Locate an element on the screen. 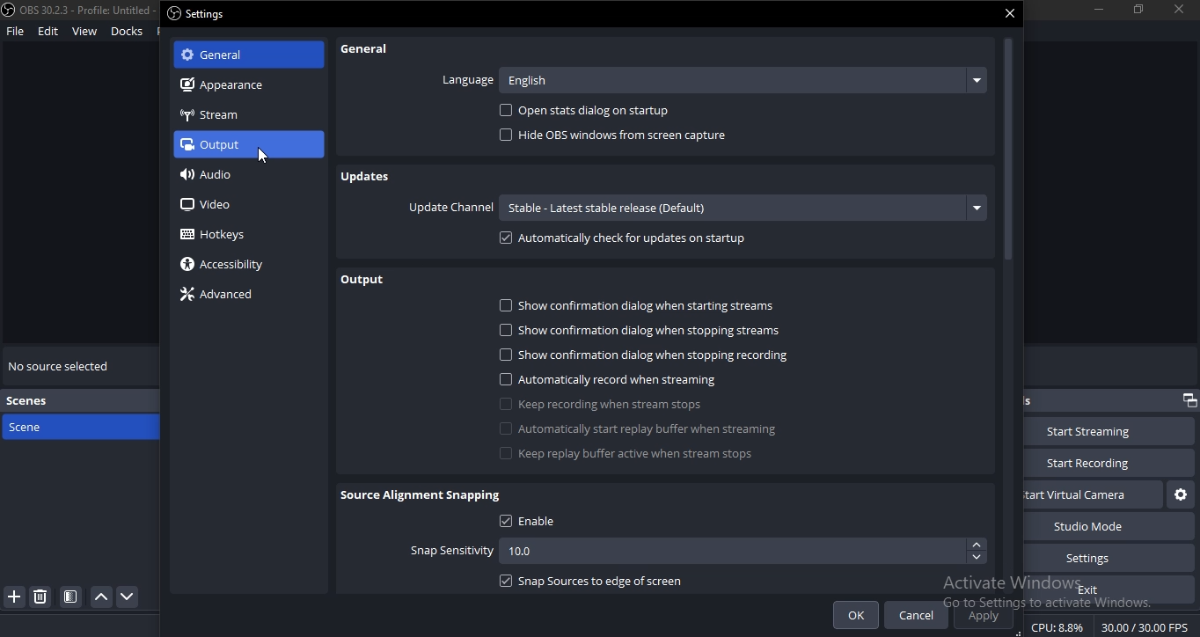  automatically record when streaming is located at coordinates (623, 380).